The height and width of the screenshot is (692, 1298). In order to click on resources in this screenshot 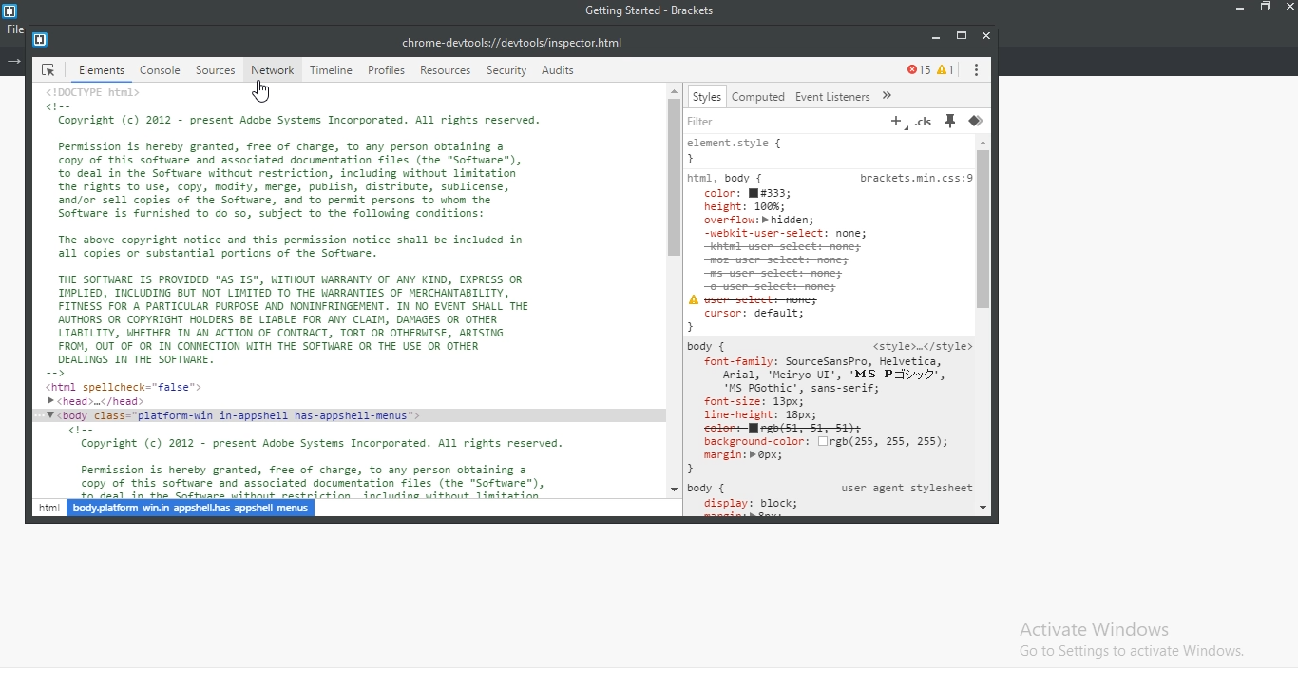, I will do `click(446, 69)`.